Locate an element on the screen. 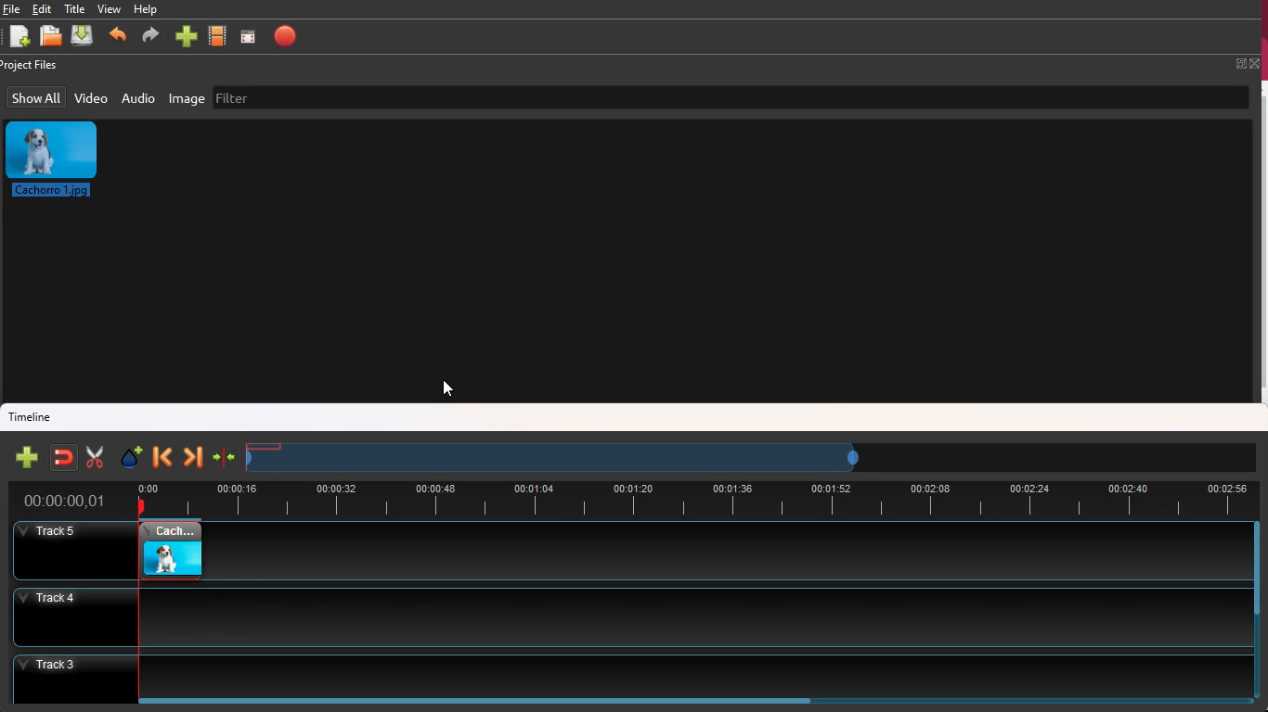 Image resolution: width=1268 pixels, height=712 pixels. project files is located at coordinates (32, 66).